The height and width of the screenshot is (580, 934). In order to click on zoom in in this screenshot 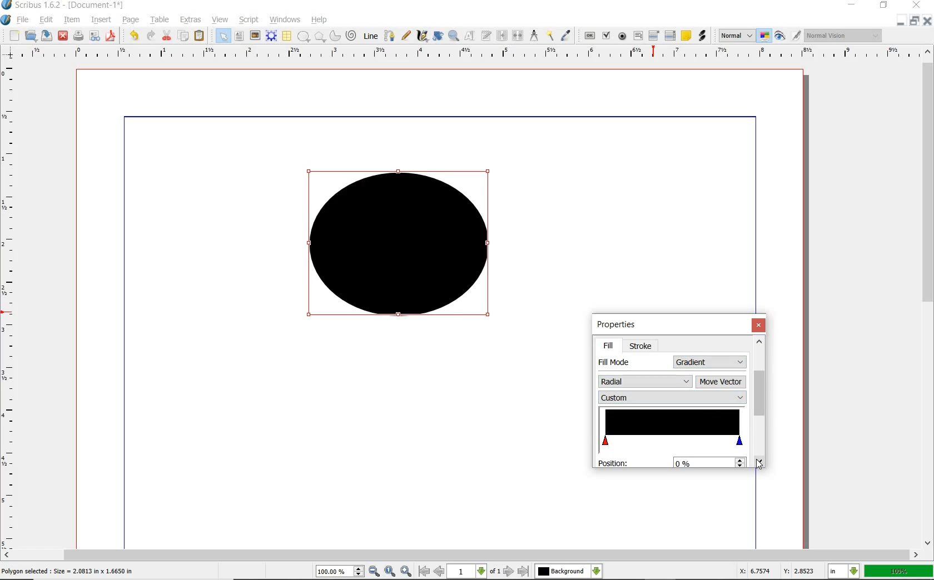, I will do `click(375, 572)`.